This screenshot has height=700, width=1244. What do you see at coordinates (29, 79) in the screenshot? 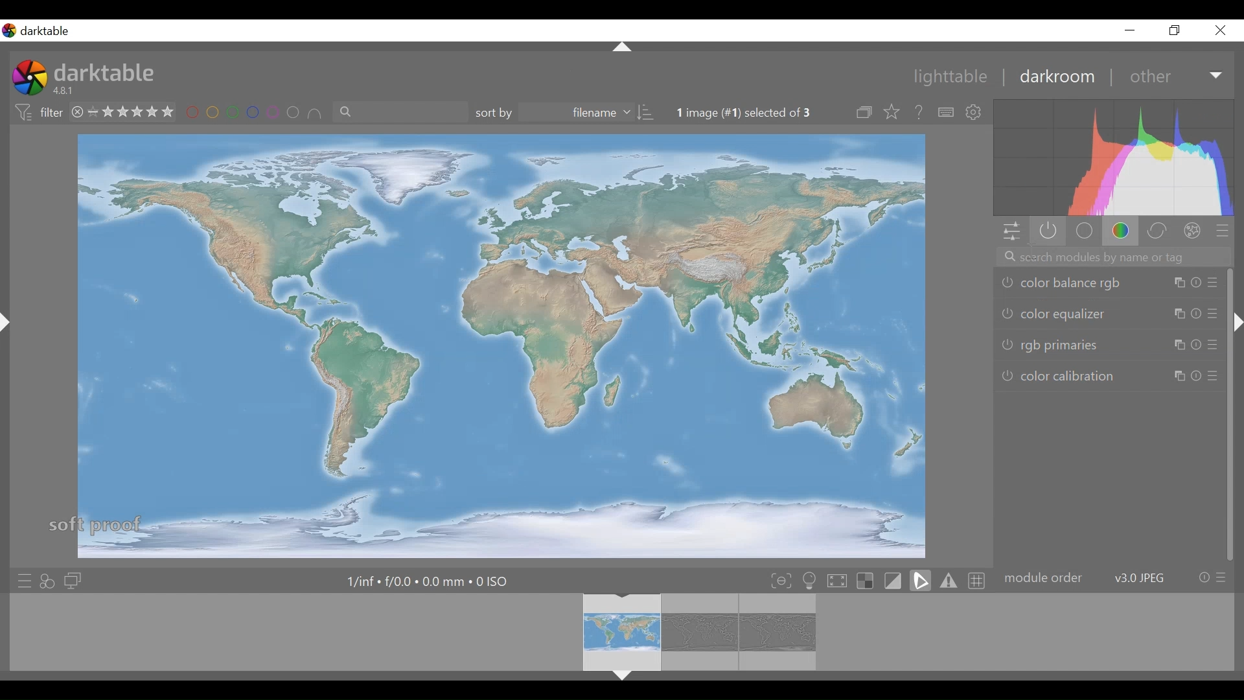
I see `Darktable Desktop Icon` at bounding box center [29, 79].